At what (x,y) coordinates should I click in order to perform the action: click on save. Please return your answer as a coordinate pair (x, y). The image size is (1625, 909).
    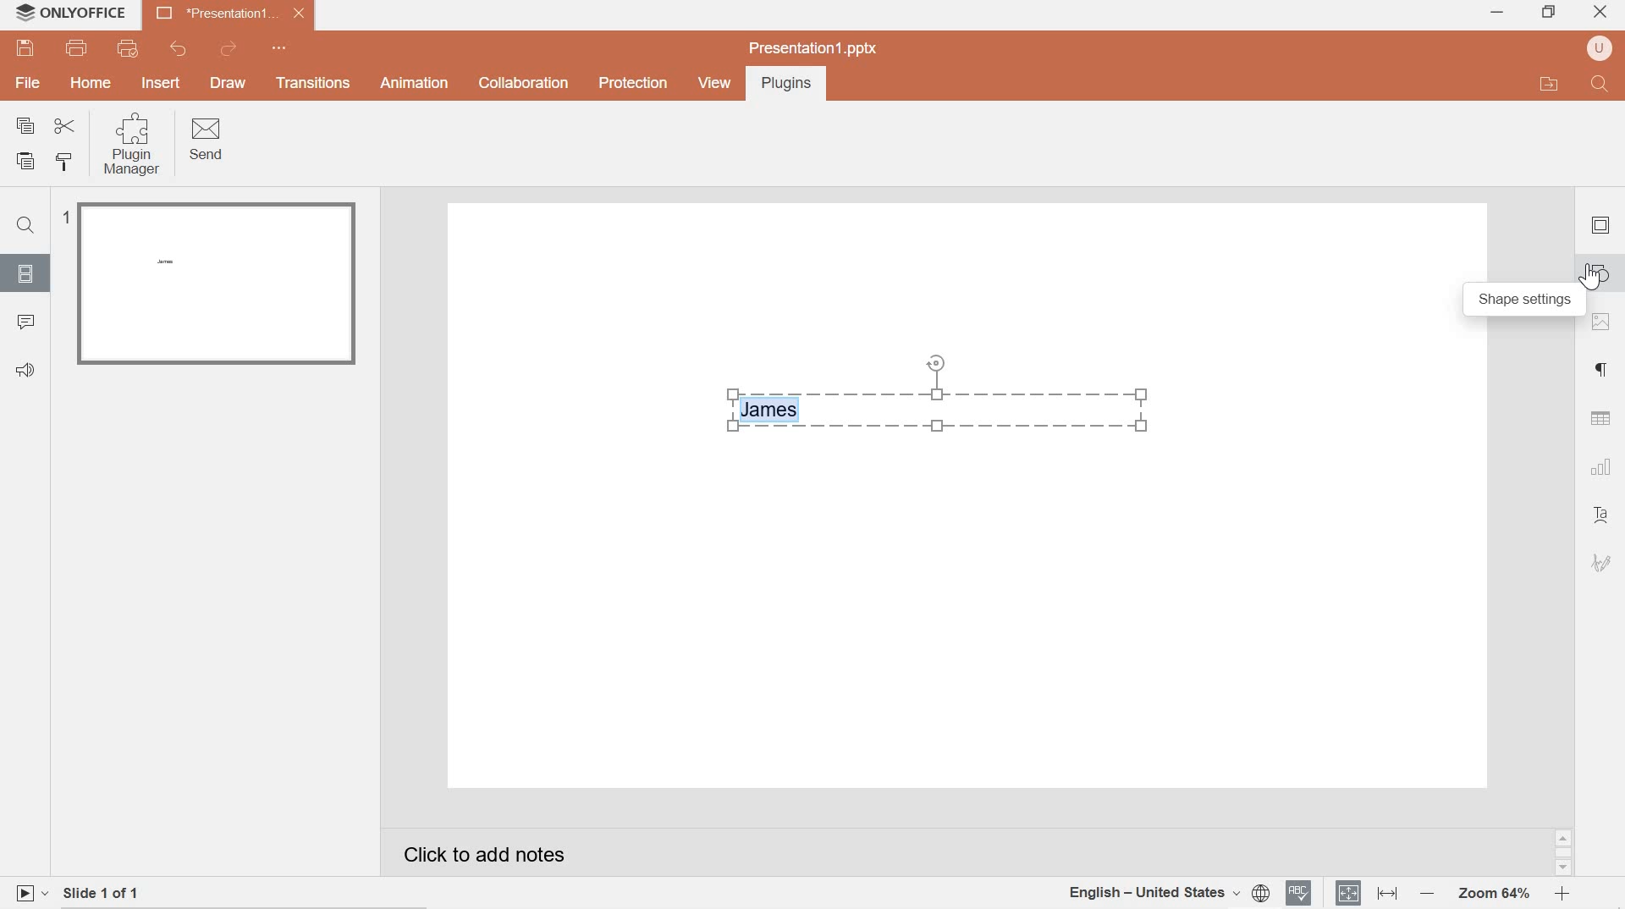
    Looking at the image, I should click on (27, 48).